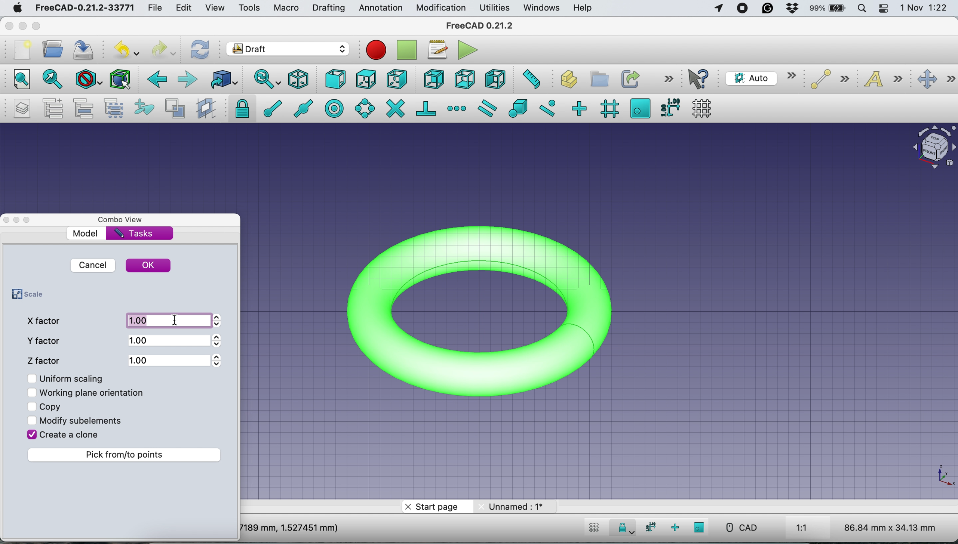 The image size is (958, 544). Describe the element at coordinates (223, 79) in the screenshot. I see `go to linked object` at that location.